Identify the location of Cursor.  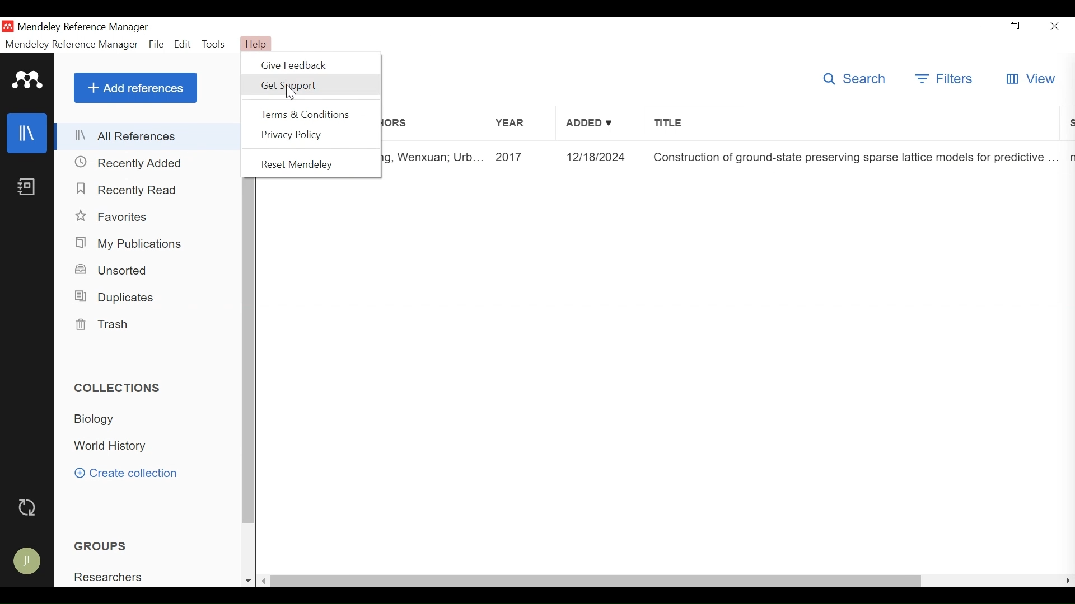
(291, 93).